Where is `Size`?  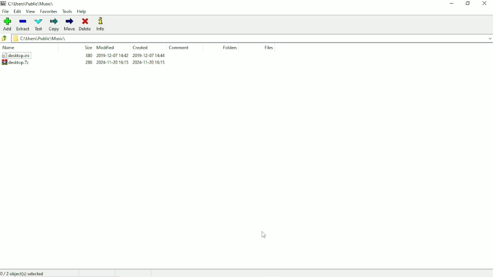
Size is located at coordinates (88, 47).